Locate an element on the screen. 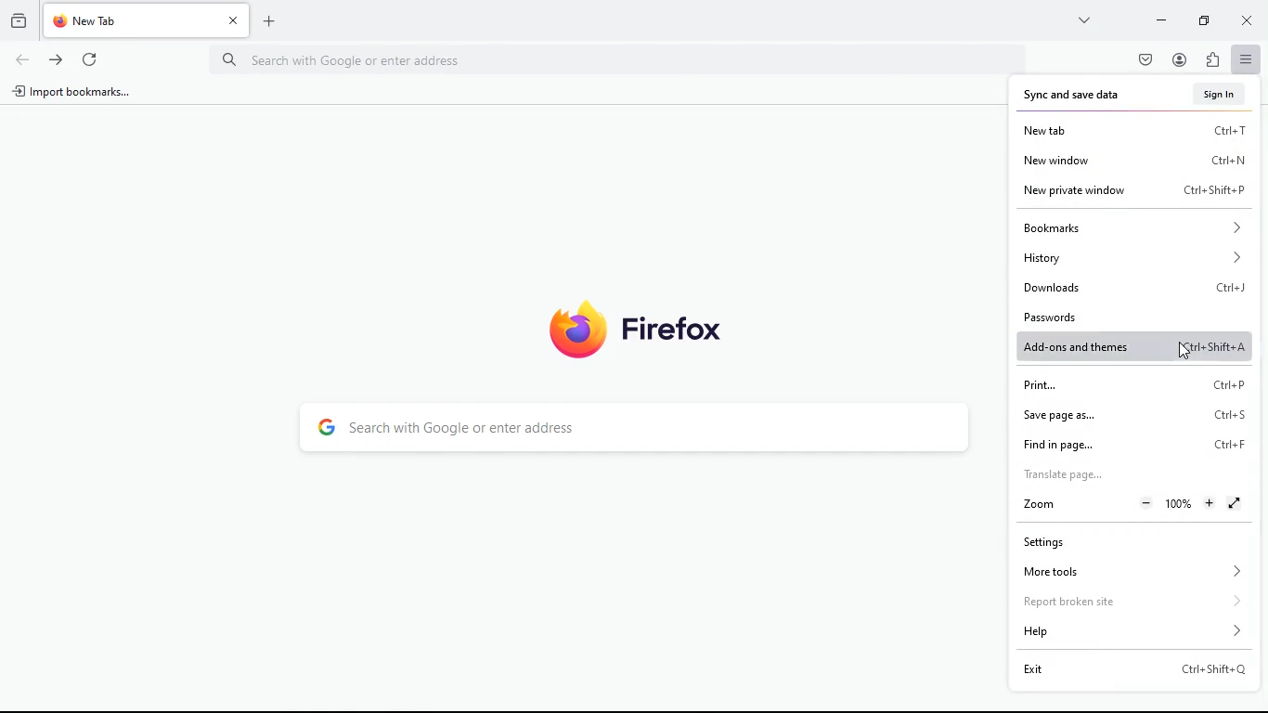 The image size is (1268, 713). translate page is located at coordinates (1118, 473).